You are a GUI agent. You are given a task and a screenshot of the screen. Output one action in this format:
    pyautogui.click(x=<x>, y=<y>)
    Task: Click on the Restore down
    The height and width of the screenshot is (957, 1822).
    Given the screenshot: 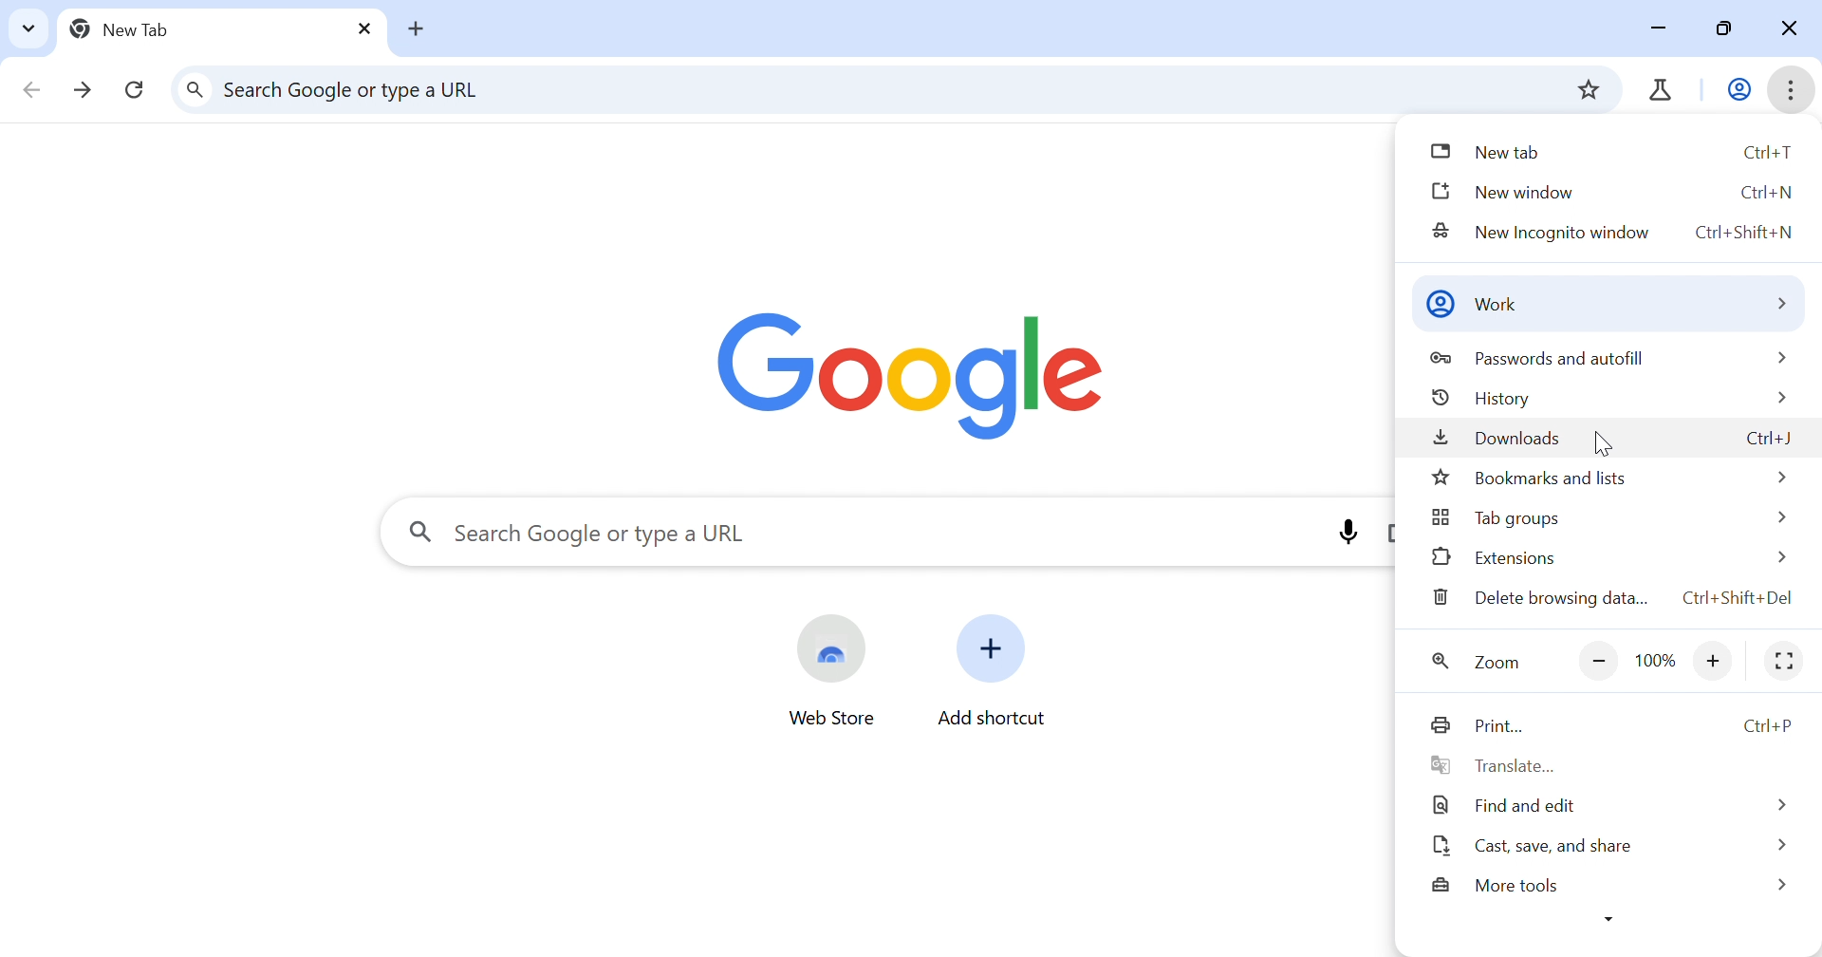 What is the action you would take?
    pyautogui.click(x=1729, y=31)
    